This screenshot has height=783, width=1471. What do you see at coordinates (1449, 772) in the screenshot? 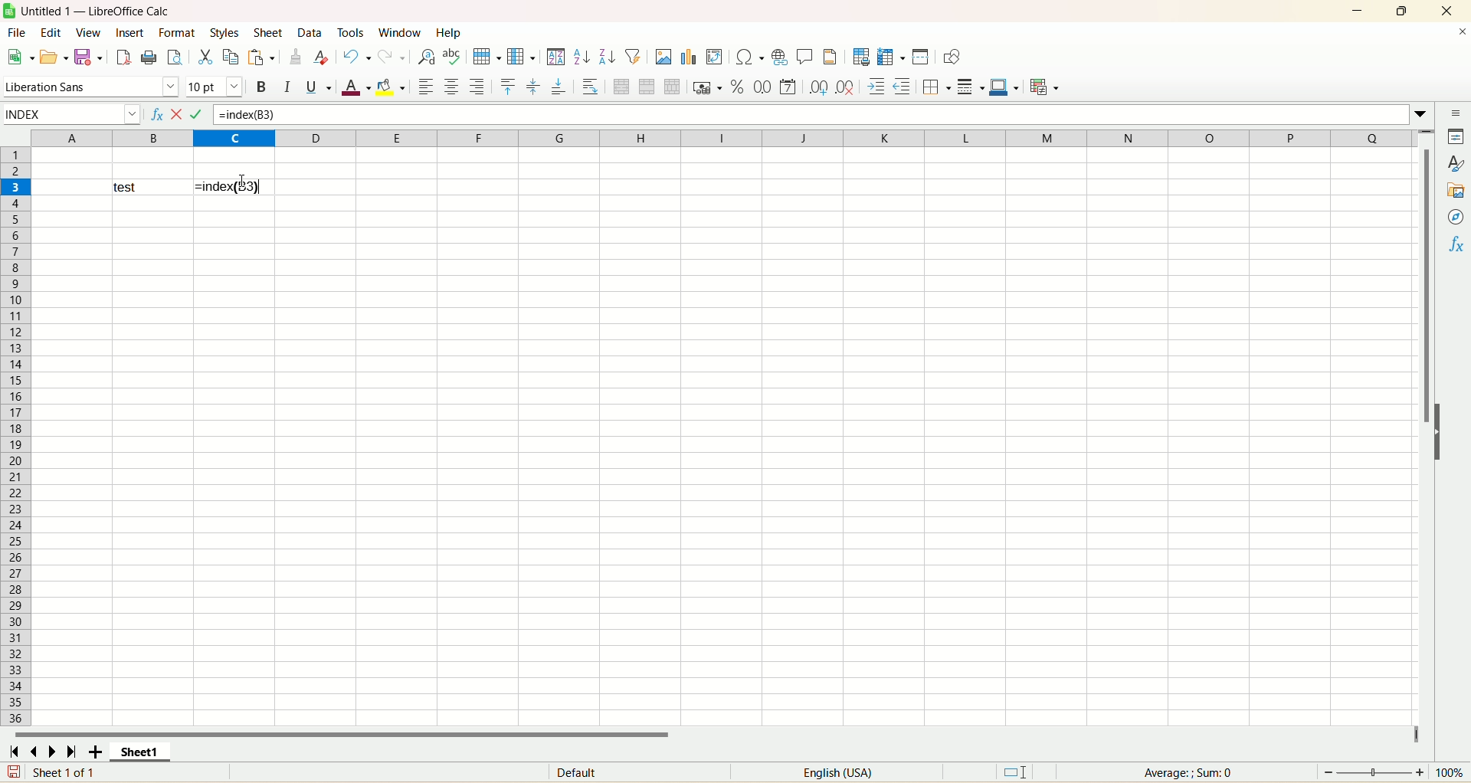
I see `100%` at bounding box center [1449, 772].